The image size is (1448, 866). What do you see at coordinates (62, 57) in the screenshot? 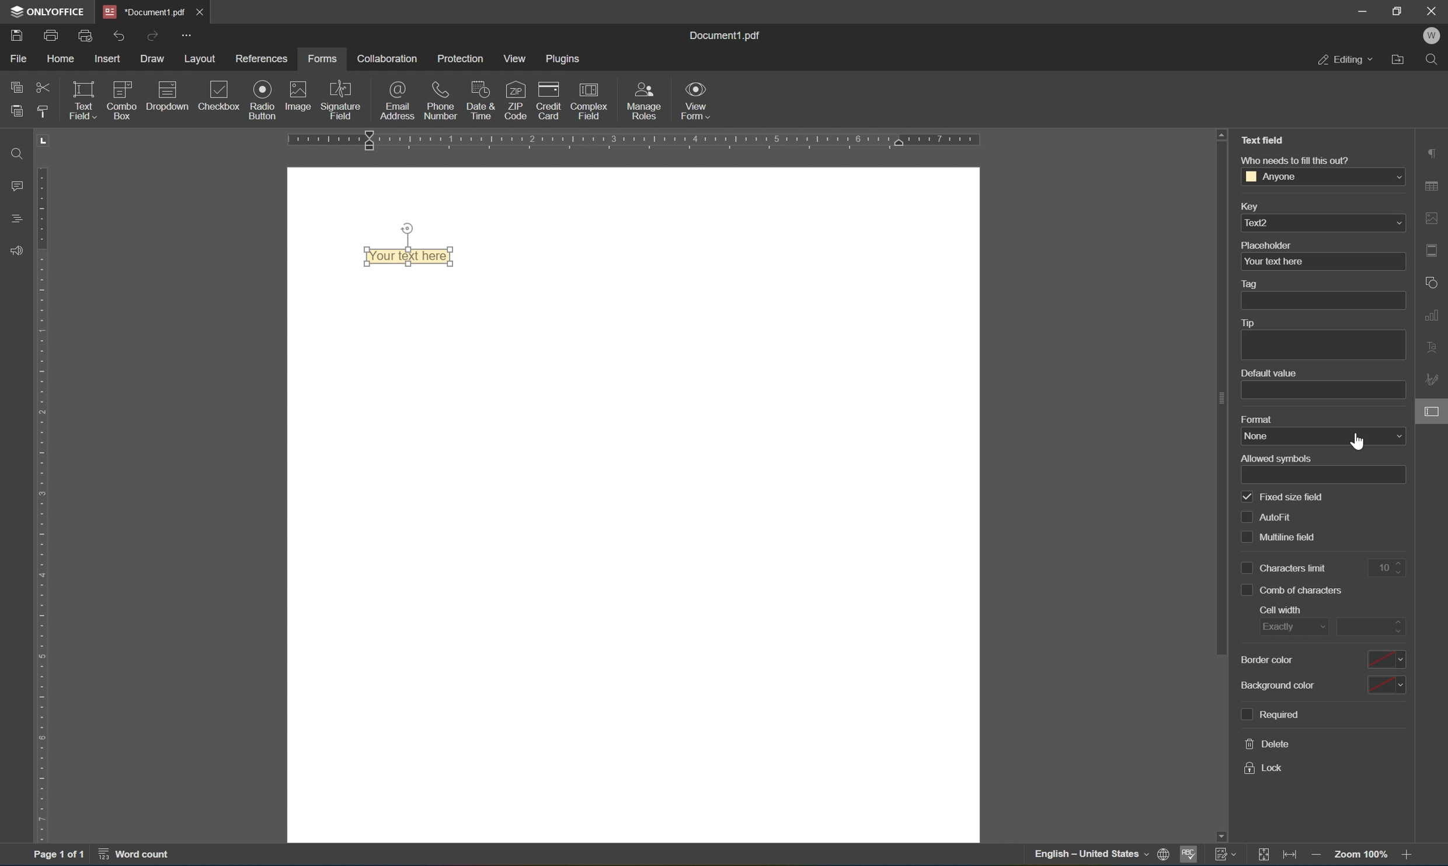
I see `home` at bounding box center [62, 57].